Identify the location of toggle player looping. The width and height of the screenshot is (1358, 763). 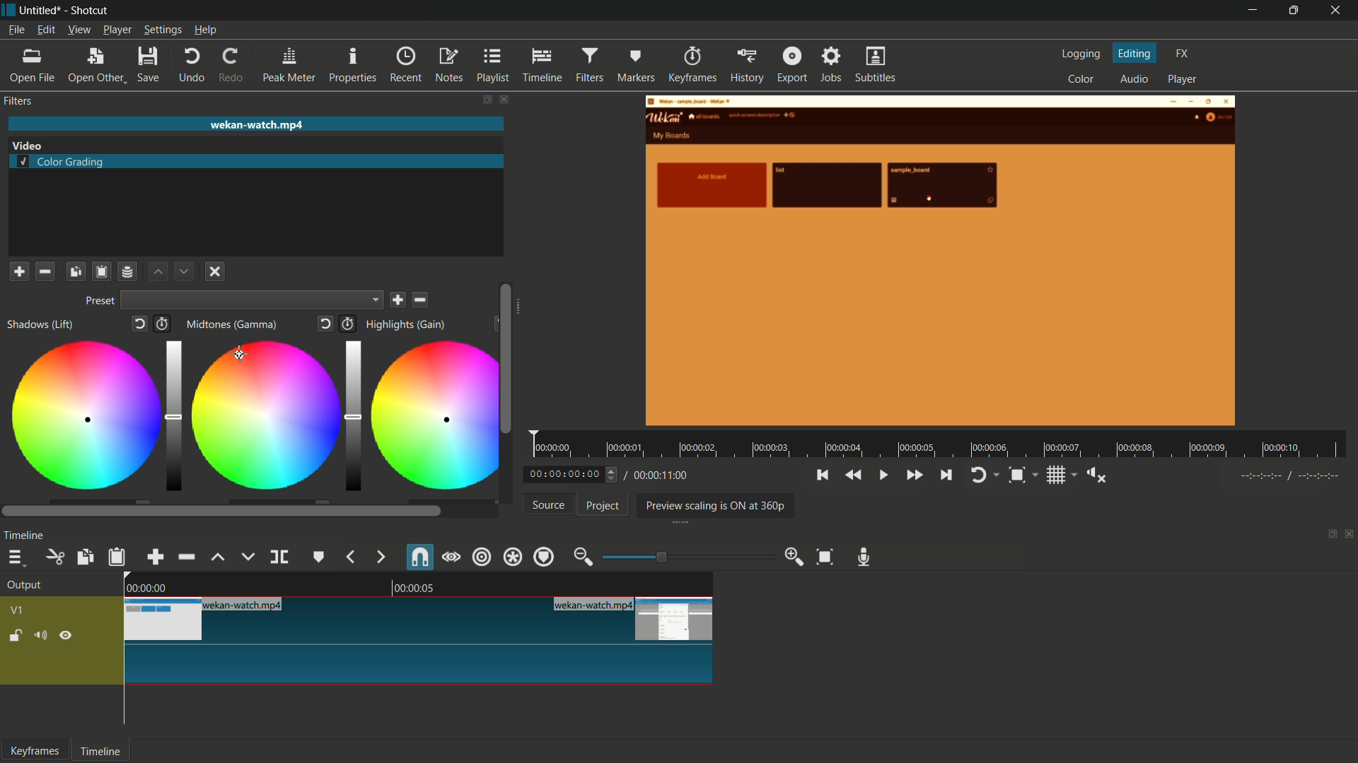
(983, 475).